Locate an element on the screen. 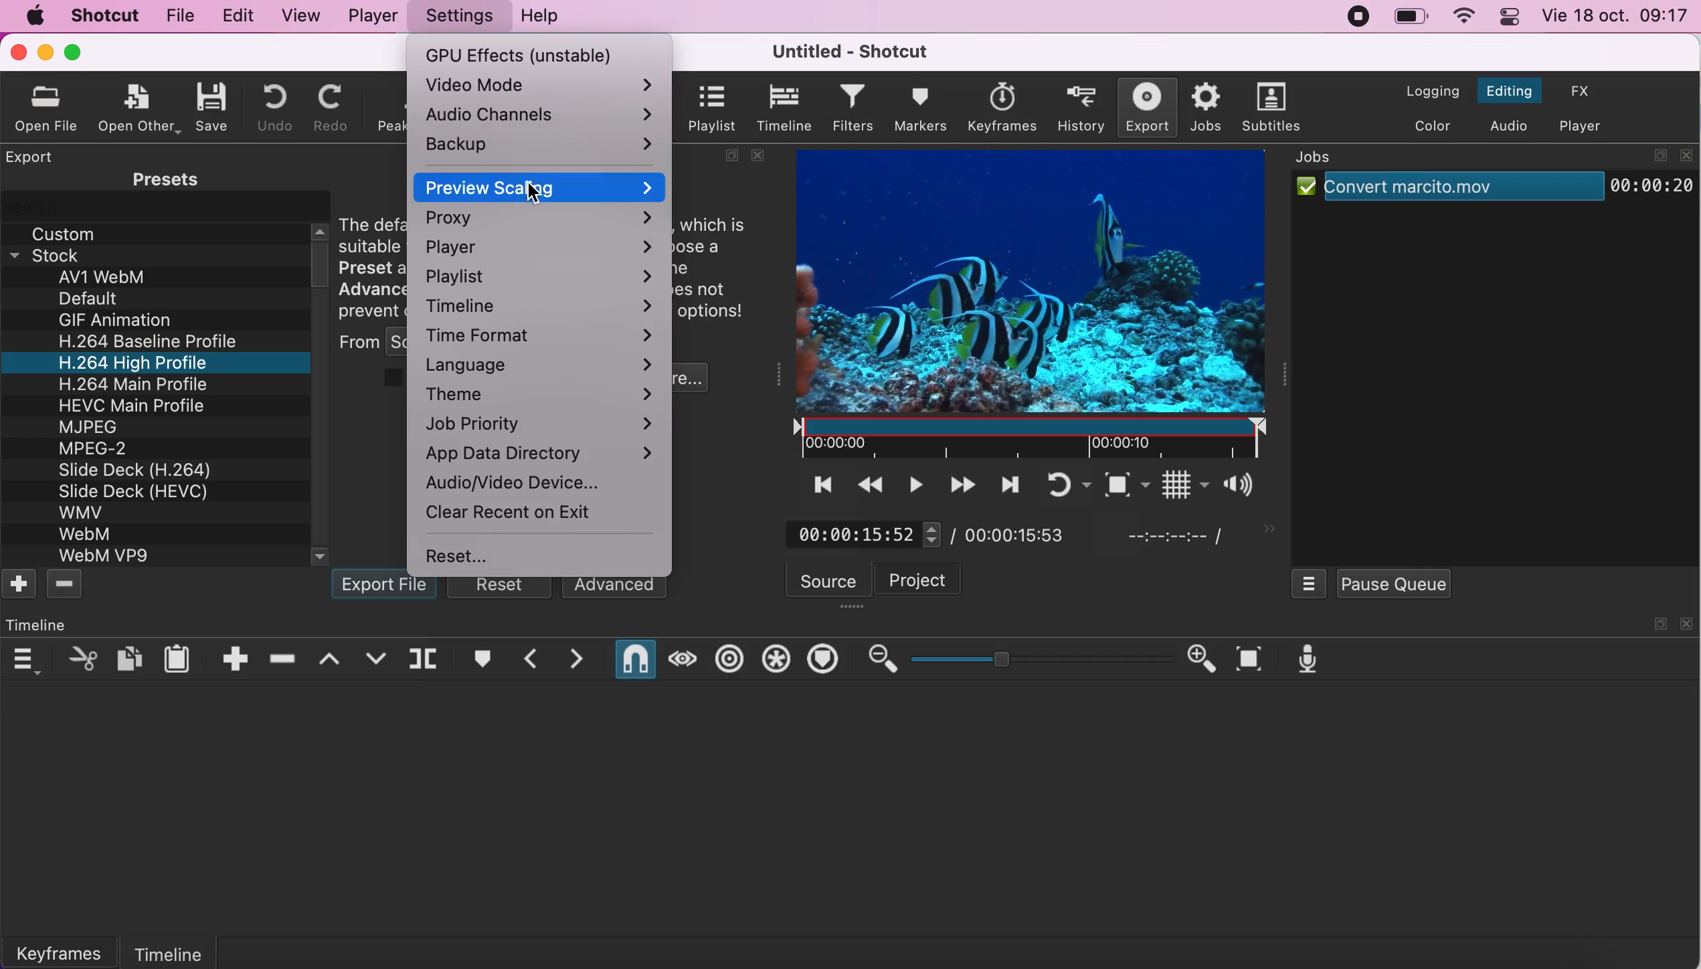 This screenshot has width=1701, height=969. zoom in is located at coordinates (1203, 659).